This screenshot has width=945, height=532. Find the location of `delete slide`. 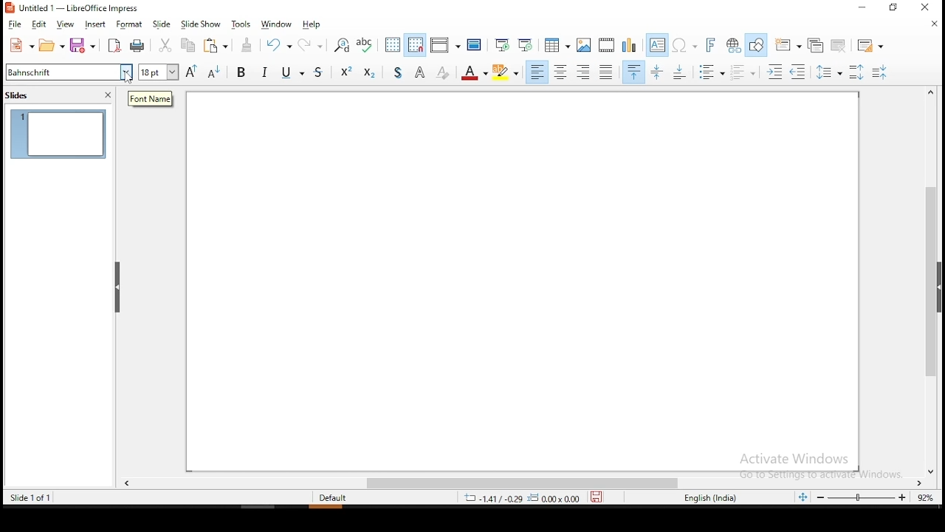

delete slide is located at coordinates (838, 47).